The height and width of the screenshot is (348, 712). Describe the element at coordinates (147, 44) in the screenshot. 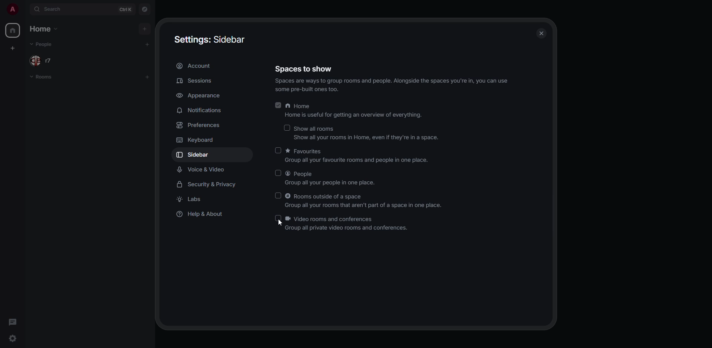

I see `add` at that location.